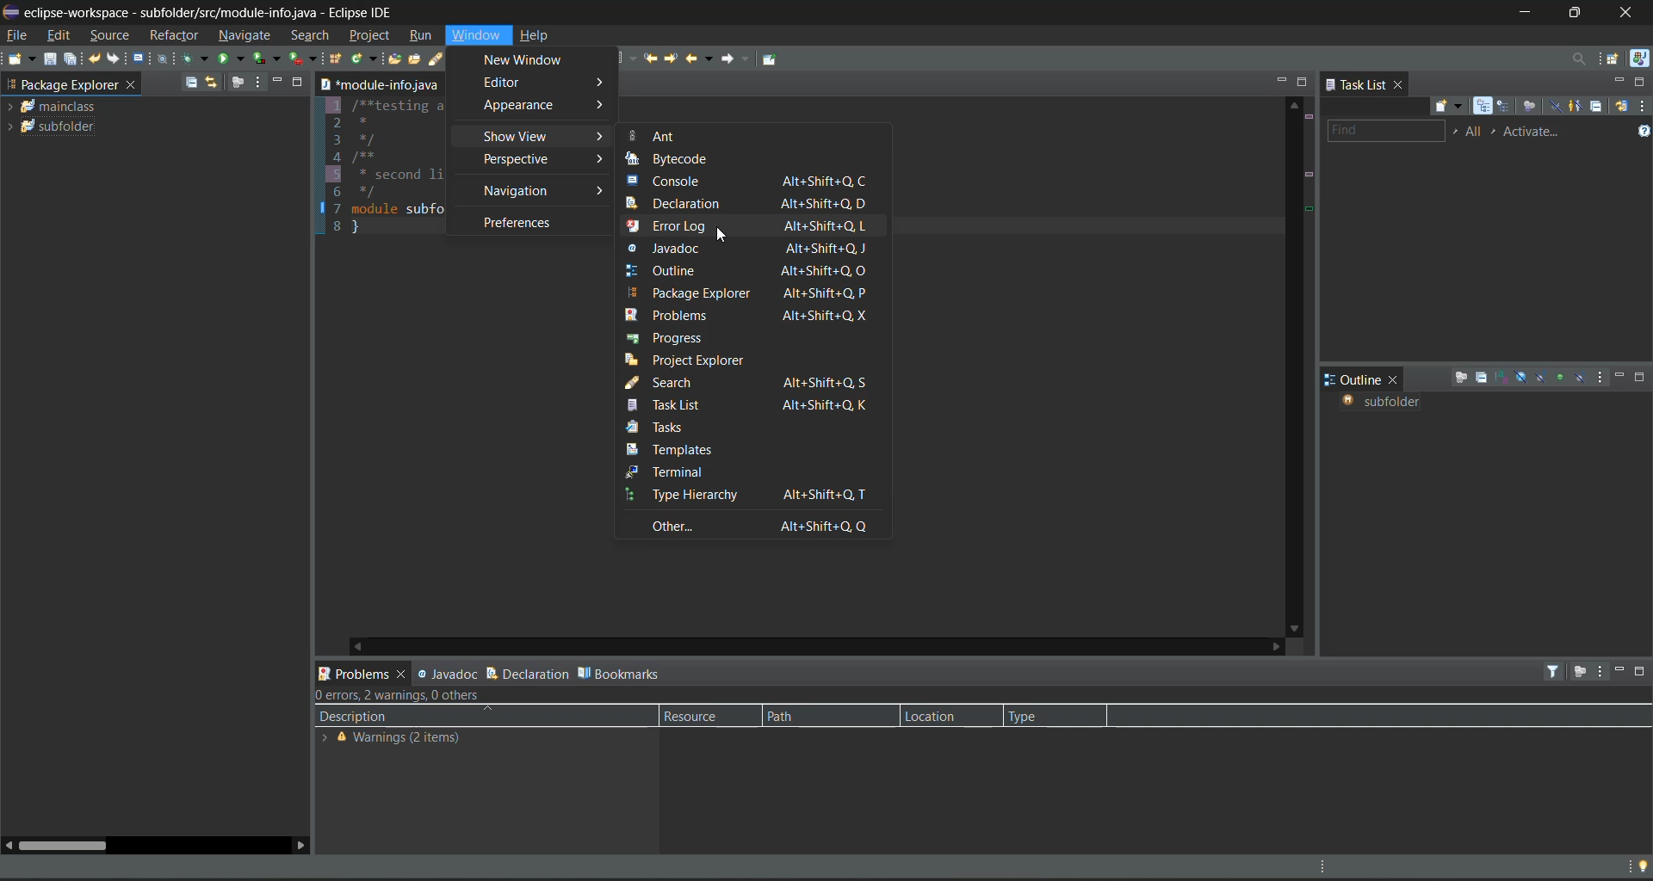  I want to click on minimize, so click(1616, 83).